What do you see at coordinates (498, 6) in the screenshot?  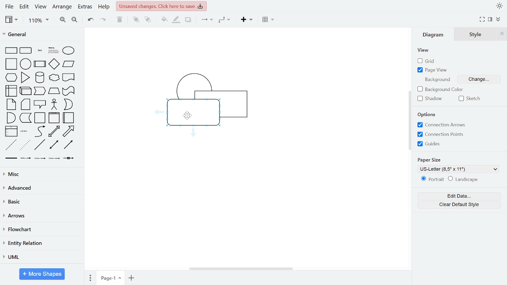 I see `appearance` at bounding box center [498, 6].